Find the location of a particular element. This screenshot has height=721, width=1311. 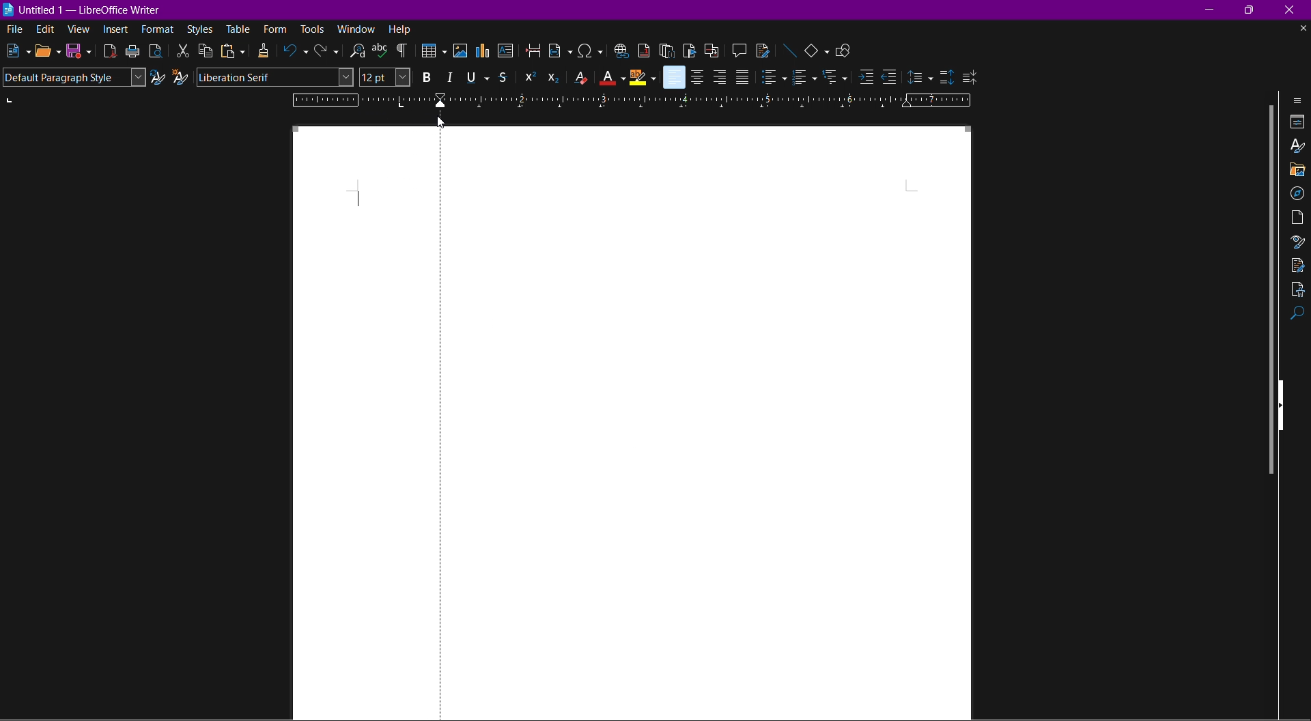

Undo is located at coordinates (296, 53).